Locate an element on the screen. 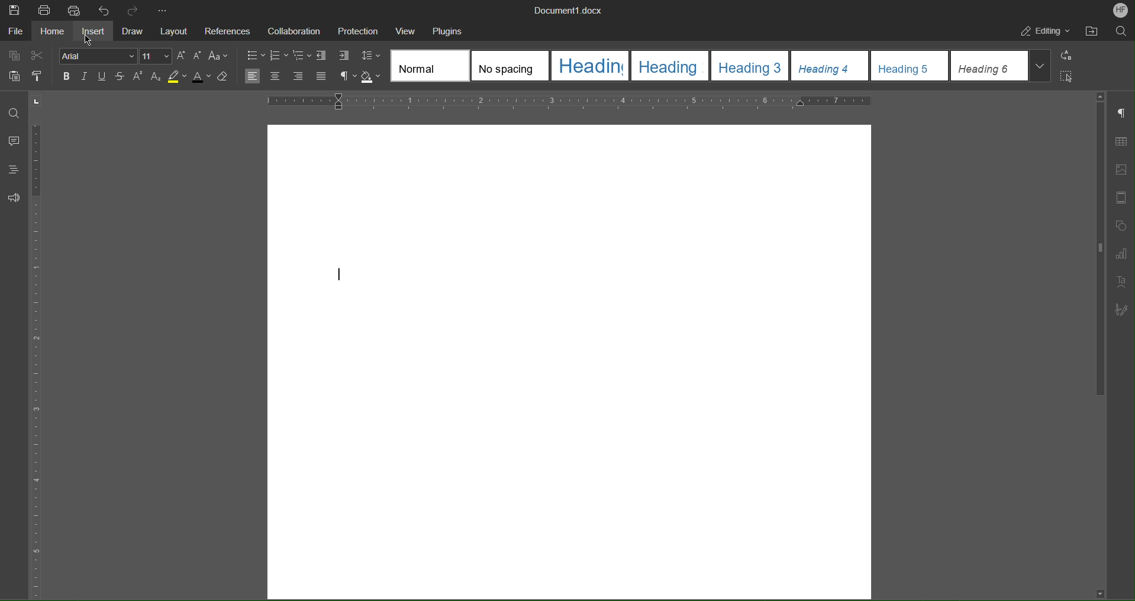  View is located at coordinates (405, 29).